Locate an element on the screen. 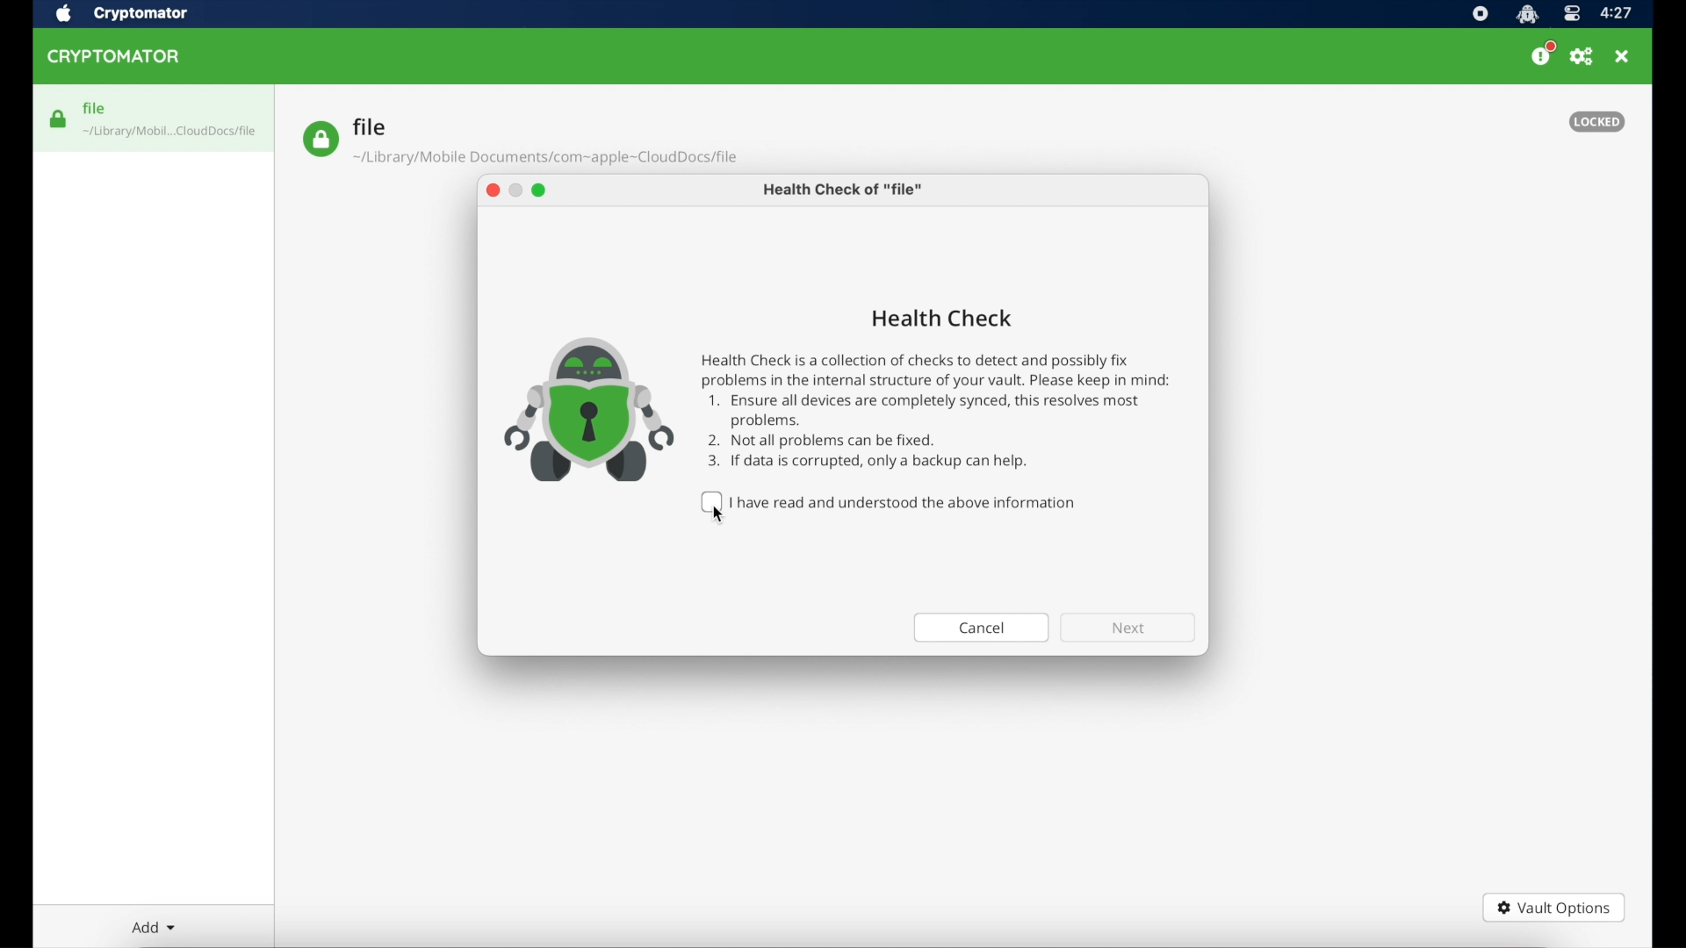 This screenshot has width=1686, height=948. file highlighted is located at coordinates (154, 118).